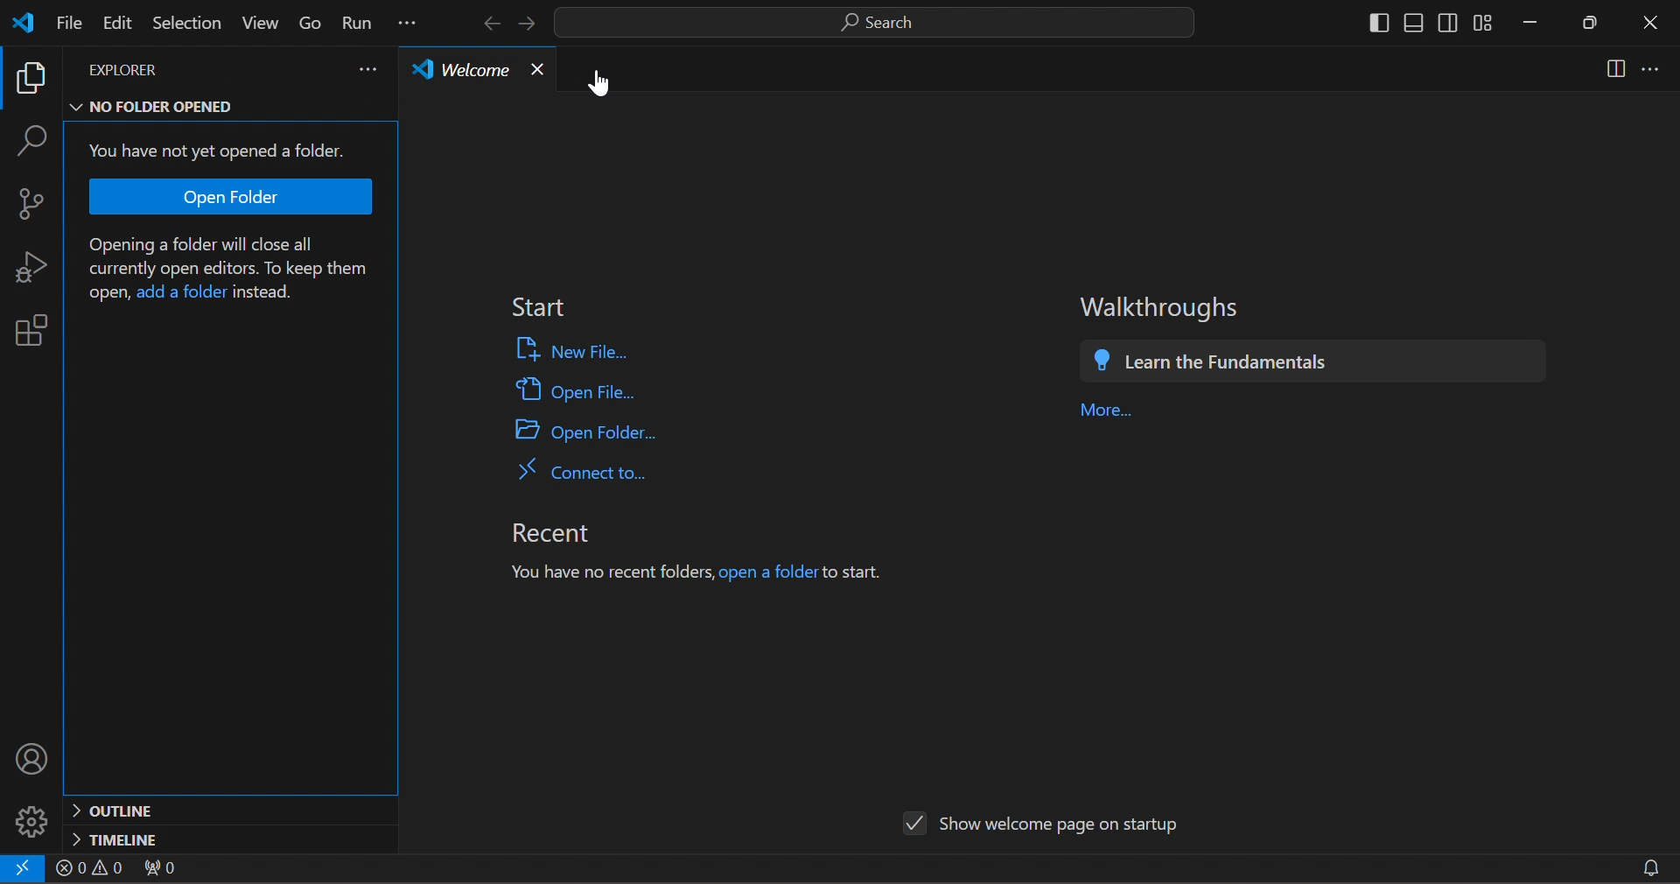 The height and width of the screenshot is (884, 1680). Describe the element at coordinates (37, 137) in the screenshot. I see `find` at that location.